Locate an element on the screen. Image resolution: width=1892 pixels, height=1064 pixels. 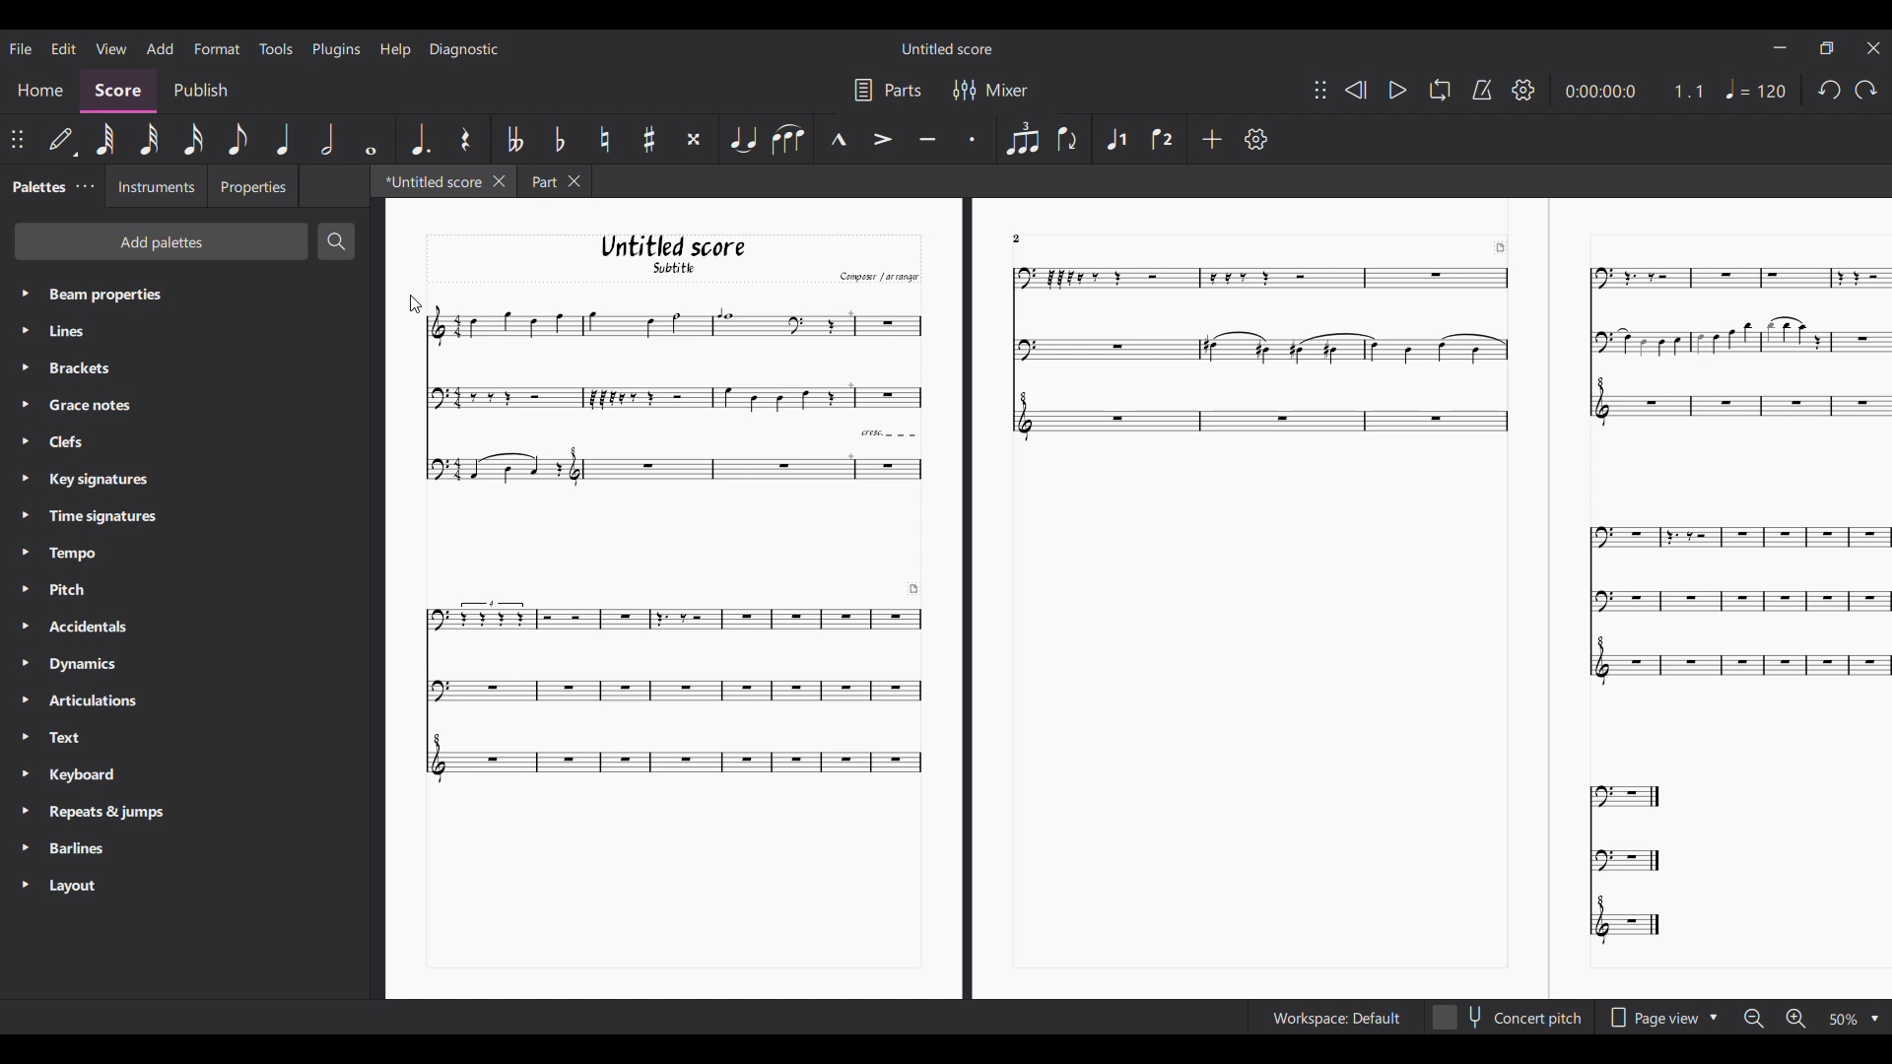
 is located at coordinates (1259, 348).